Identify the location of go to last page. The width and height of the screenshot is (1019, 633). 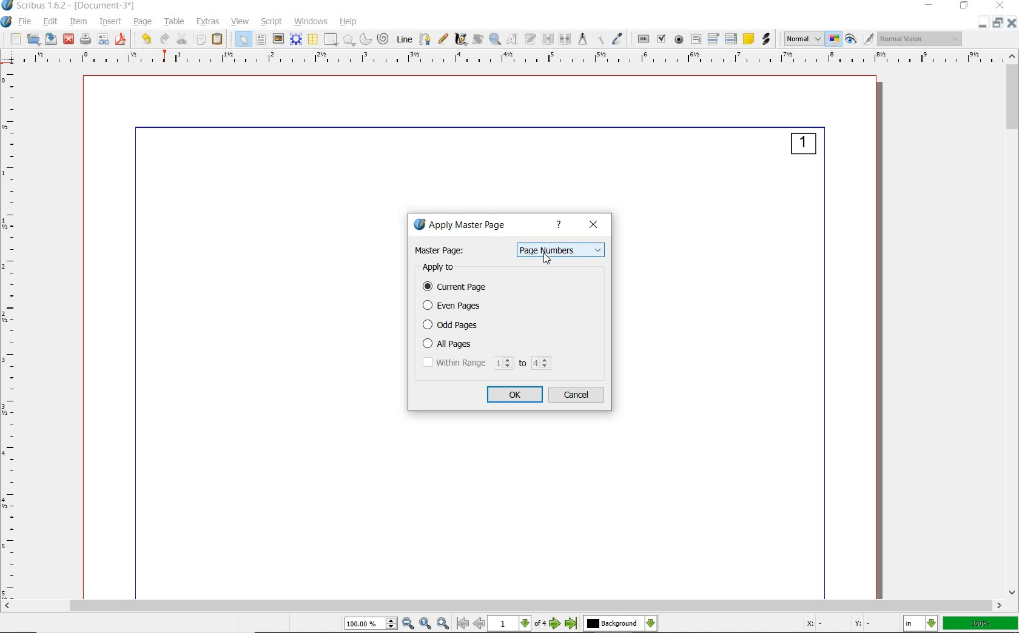
(571, 625).